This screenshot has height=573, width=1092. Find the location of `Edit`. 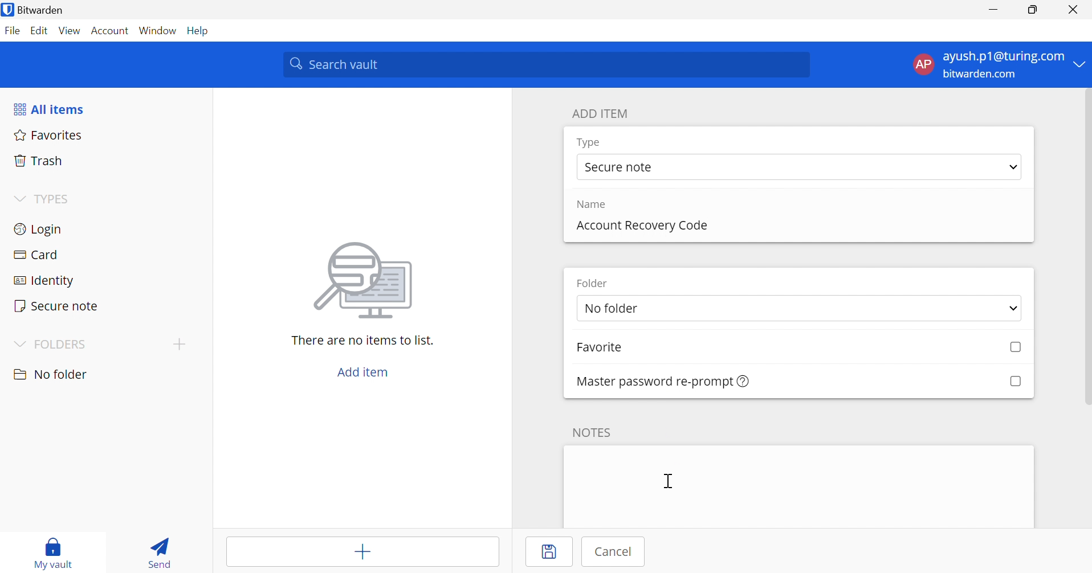

Edit is located at coordinates (39, 30).